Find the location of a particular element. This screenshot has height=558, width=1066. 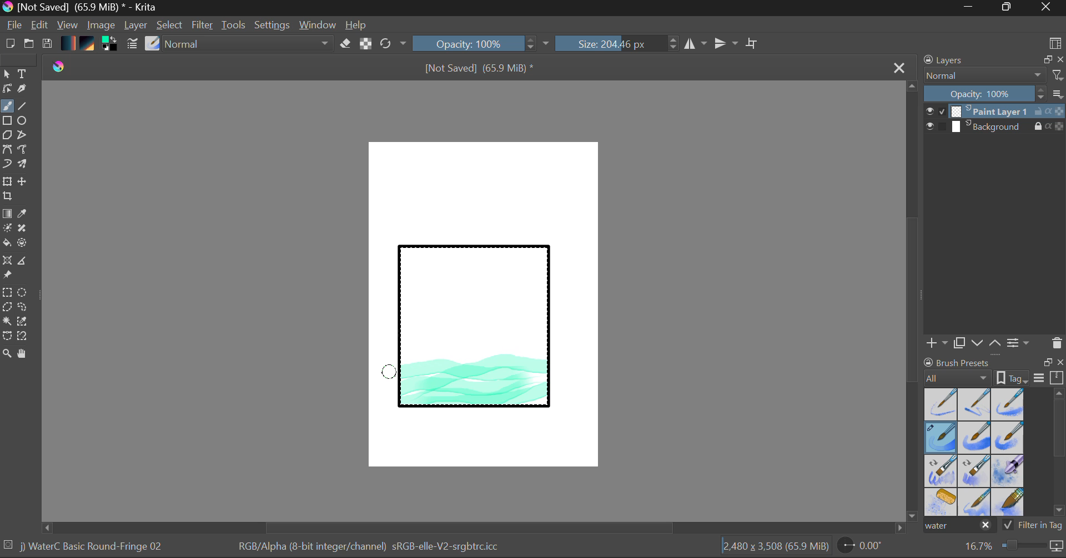

Continuous Selection is located at coordinates (7, 321).